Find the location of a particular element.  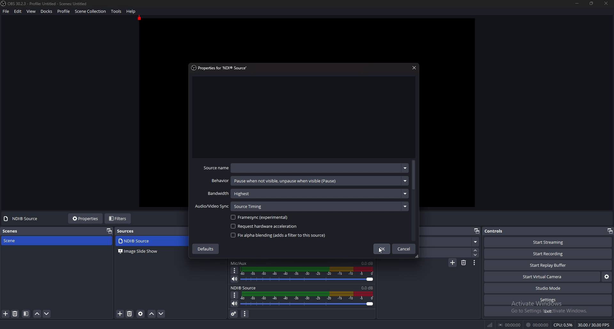

minimize is located at coordinates (578, 4).